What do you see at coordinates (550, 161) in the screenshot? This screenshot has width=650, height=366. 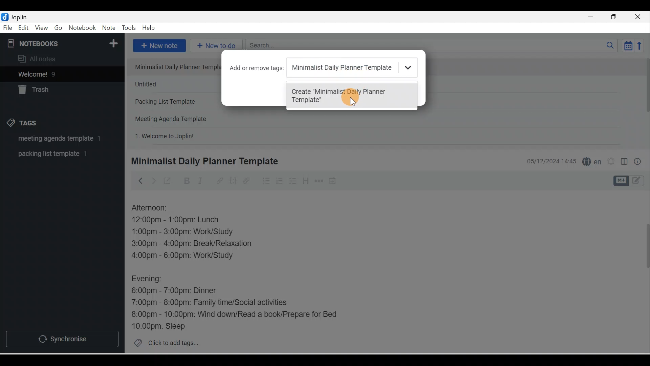 I see `Date & time` at bounding box center [550, 161].